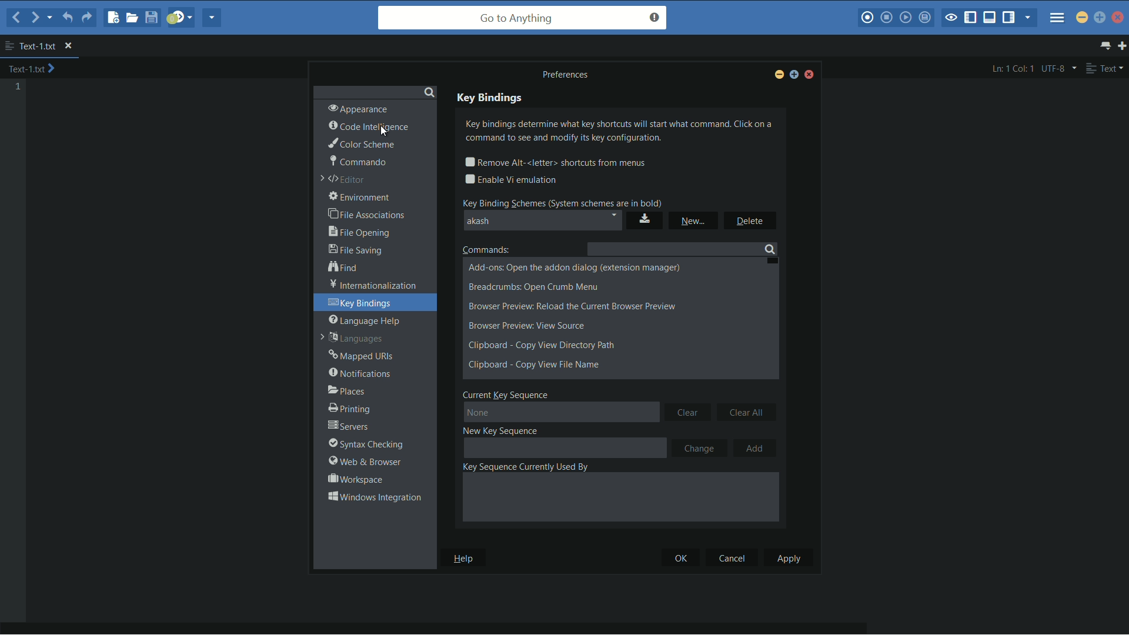 This screenshot has height=635, width=1129. I want to click on current key sequence, so click(506, 394).